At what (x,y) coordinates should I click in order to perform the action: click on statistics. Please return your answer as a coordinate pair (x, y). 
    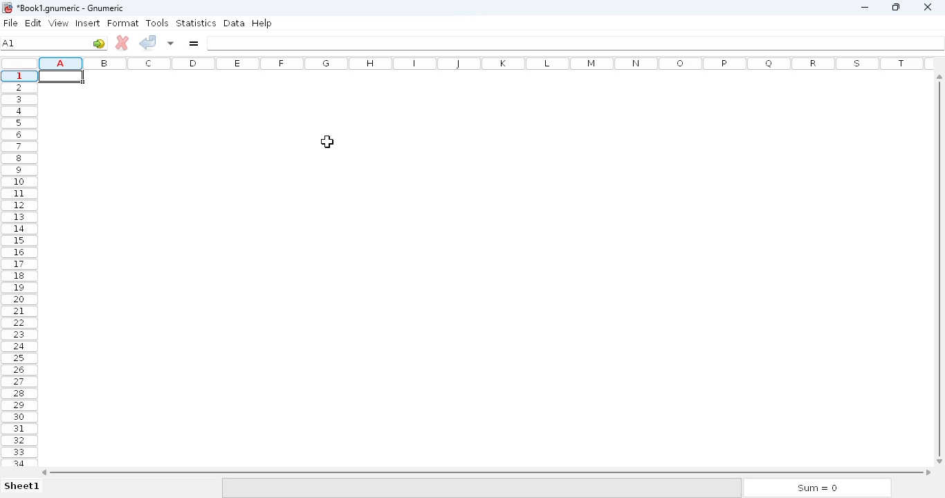
    Looking at the image, I should click on (196, 22).